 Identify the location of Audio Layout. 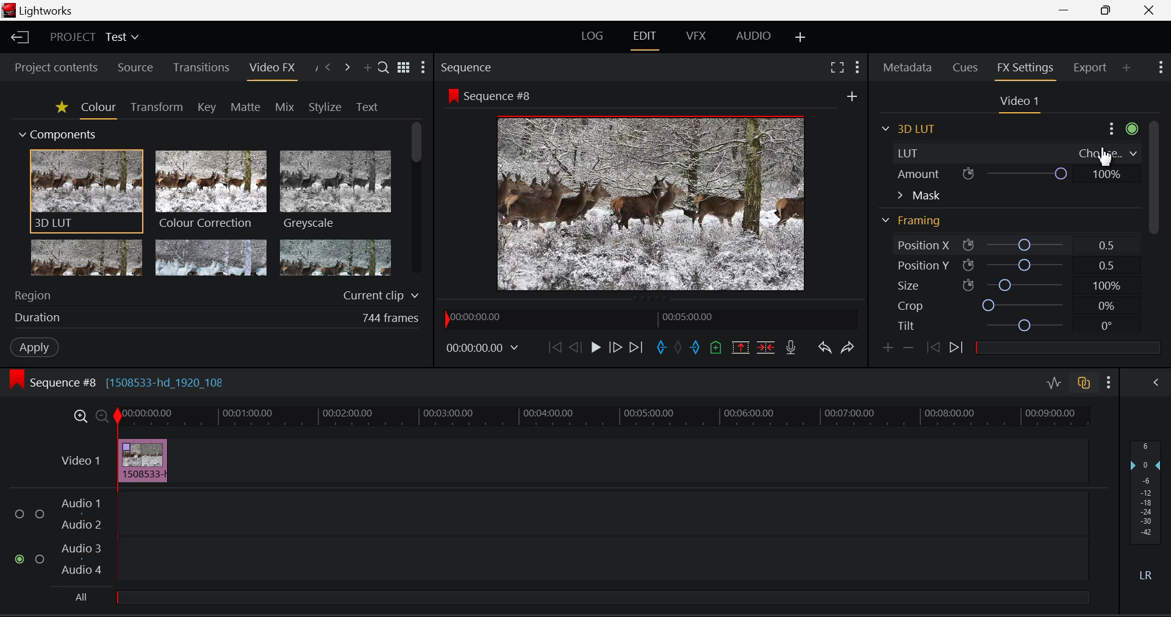
(751, 37).